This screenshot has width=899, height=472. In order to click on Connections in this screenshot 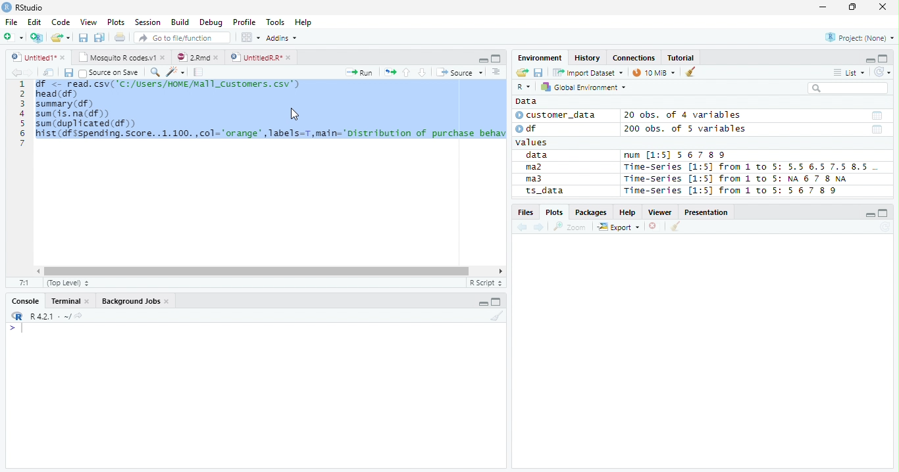, I will do `click(634, 58)`.